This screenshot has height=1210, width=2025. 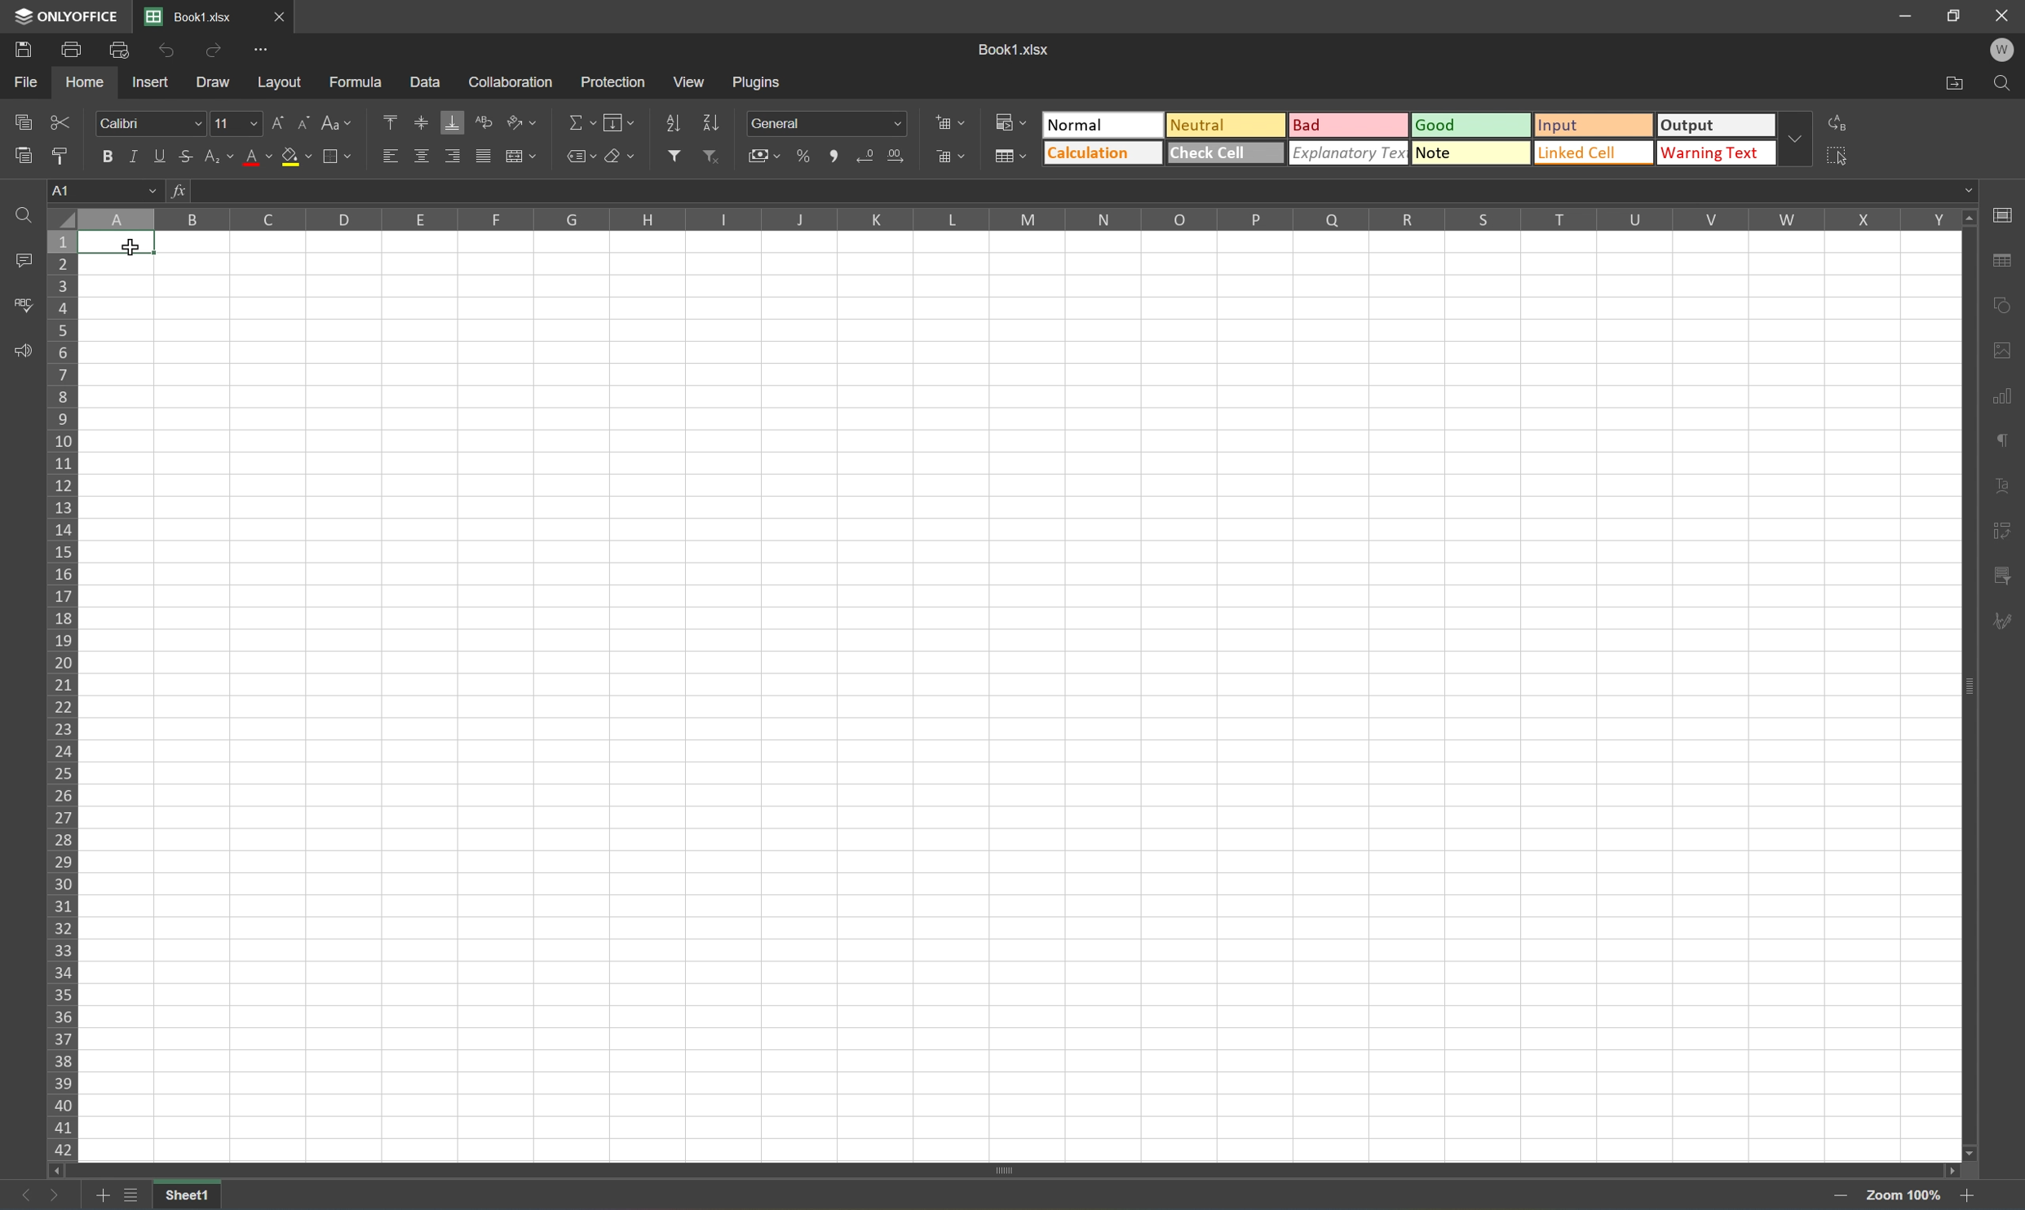 What do you see at coordinates (56, 1172) in the screenshot?
I see `Scroll left` at bounding box center [56, 1172].